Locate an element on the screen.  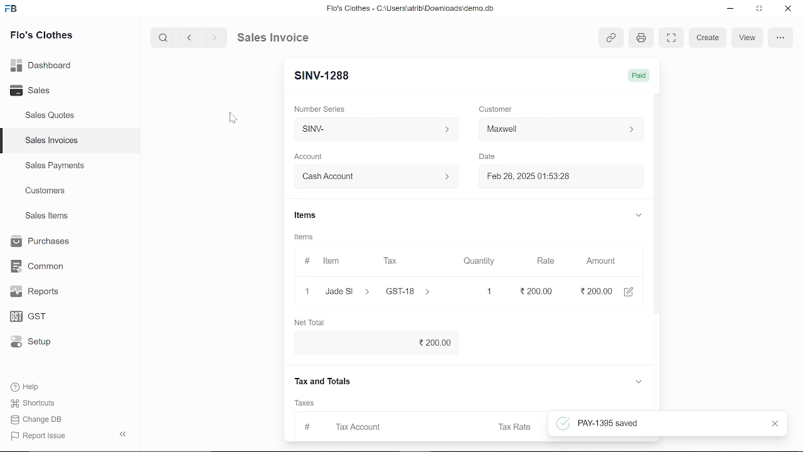
Customers. is located at coordinates (46, 191).